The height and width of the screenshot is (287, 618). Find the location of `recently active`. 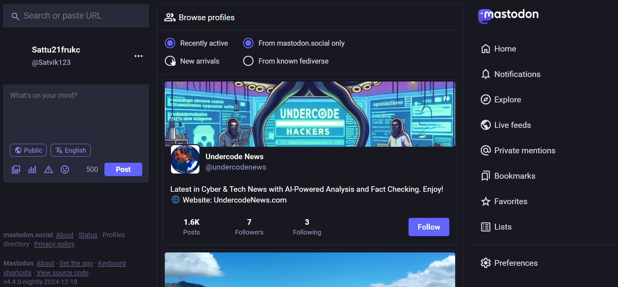

recently active is located at coordinates (199, 42).